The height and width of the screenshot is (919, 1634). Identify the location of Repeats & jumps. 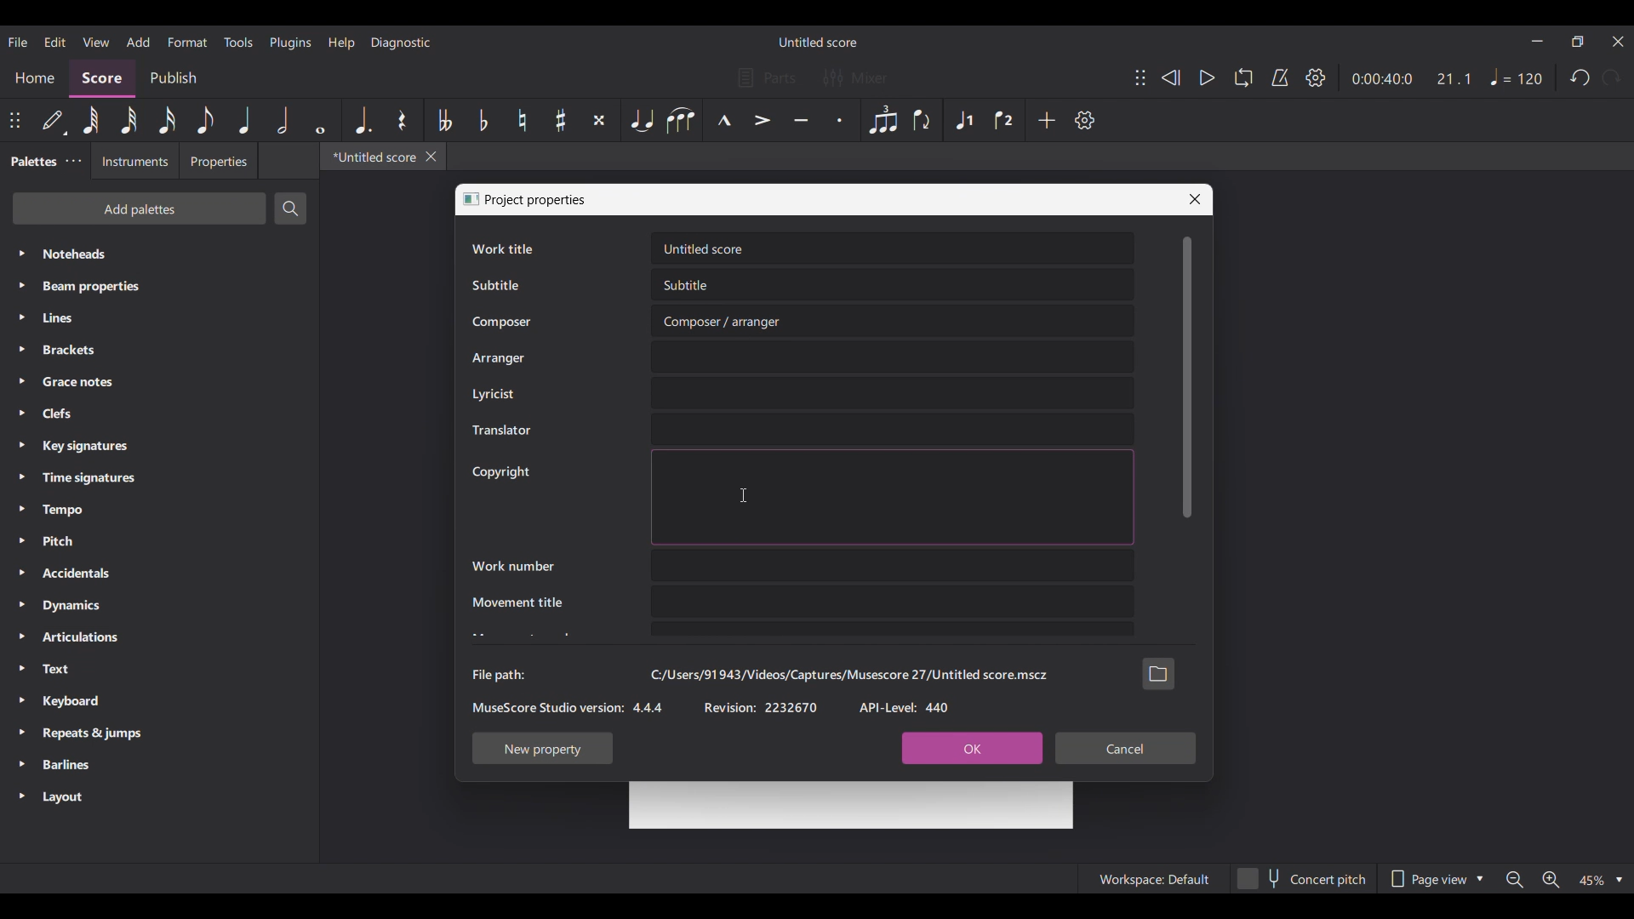
(160, 733).